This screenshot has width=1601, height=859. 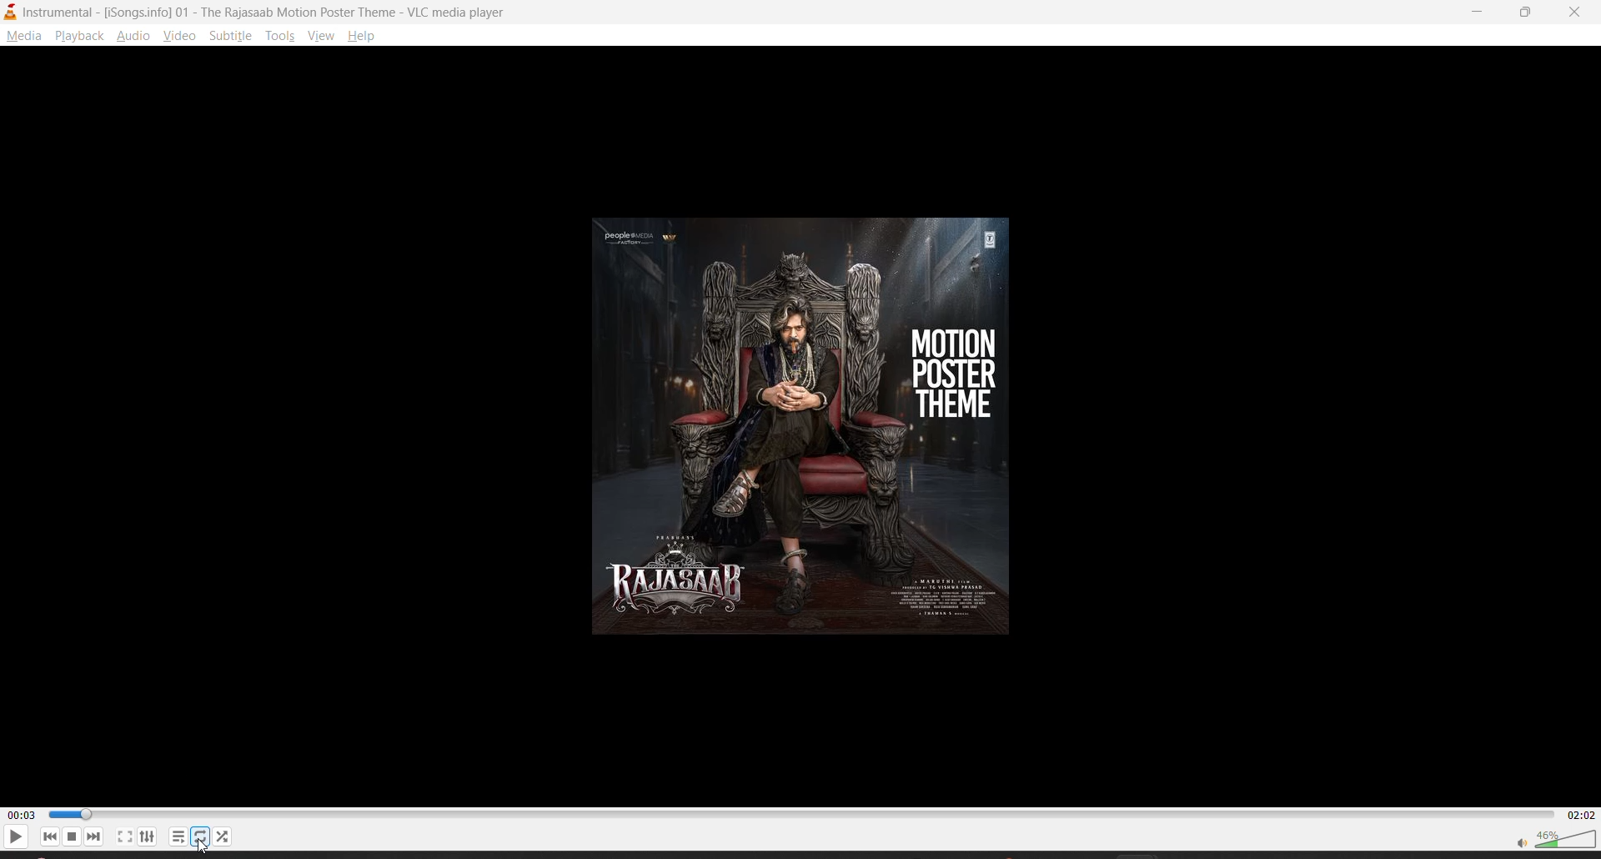 I want to click on audio, so click(x=133, y=37).